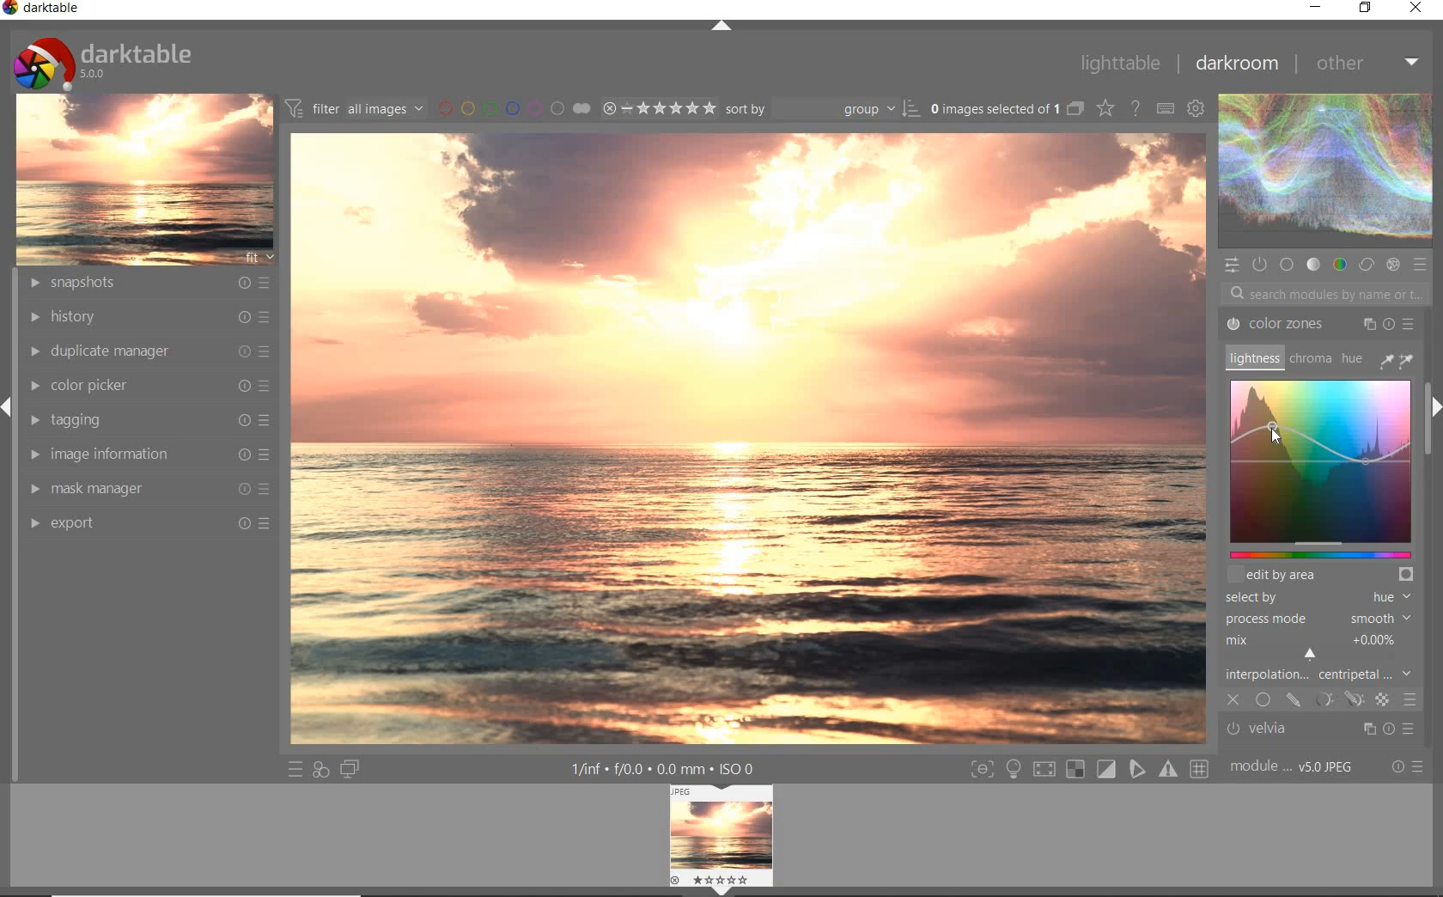 This screenshot has width=1443, height=897. I want to click on restore, so click(1365, 9).